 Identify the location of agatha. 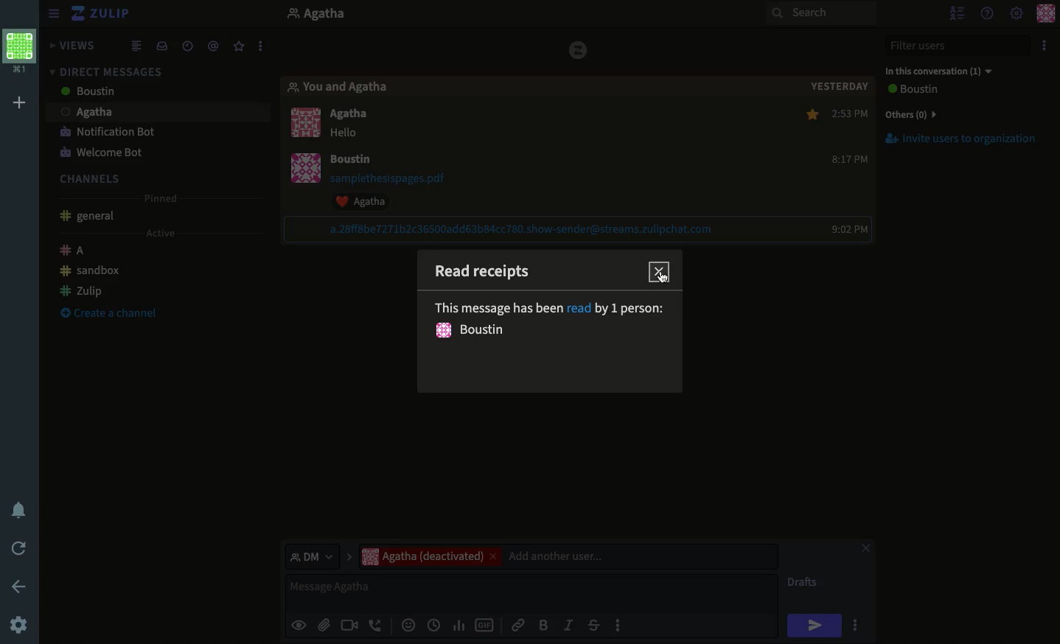
(150, 113).